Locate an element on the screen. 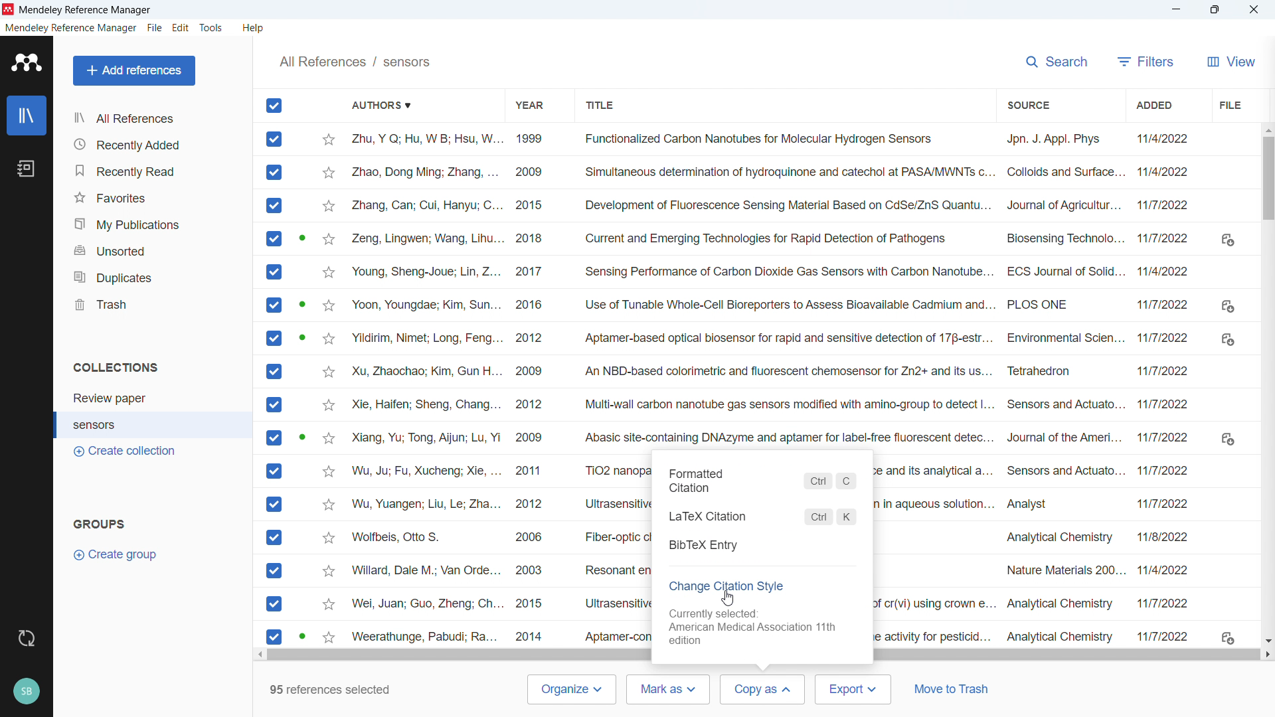 Image resolution: width=1275 pixels, height=717 pixels. trash is located at coordinates (151, 304).